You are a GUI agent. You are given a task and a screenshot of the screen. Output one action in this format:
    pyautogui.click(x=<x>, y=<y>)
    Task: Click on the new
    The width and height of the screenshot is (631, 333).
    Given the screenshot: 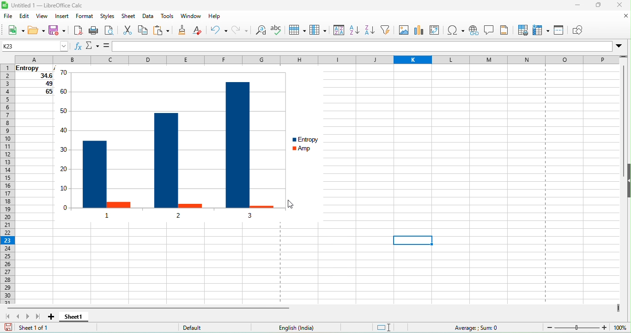 What is the action you would take?
    pyautogui.click(x=16, y=30)
    